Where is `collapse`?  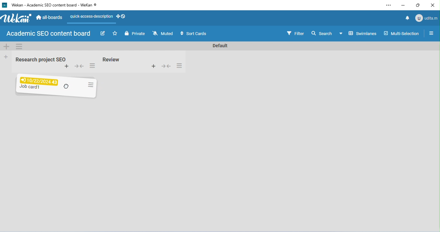
collapse is located at coordinates (166, 66).